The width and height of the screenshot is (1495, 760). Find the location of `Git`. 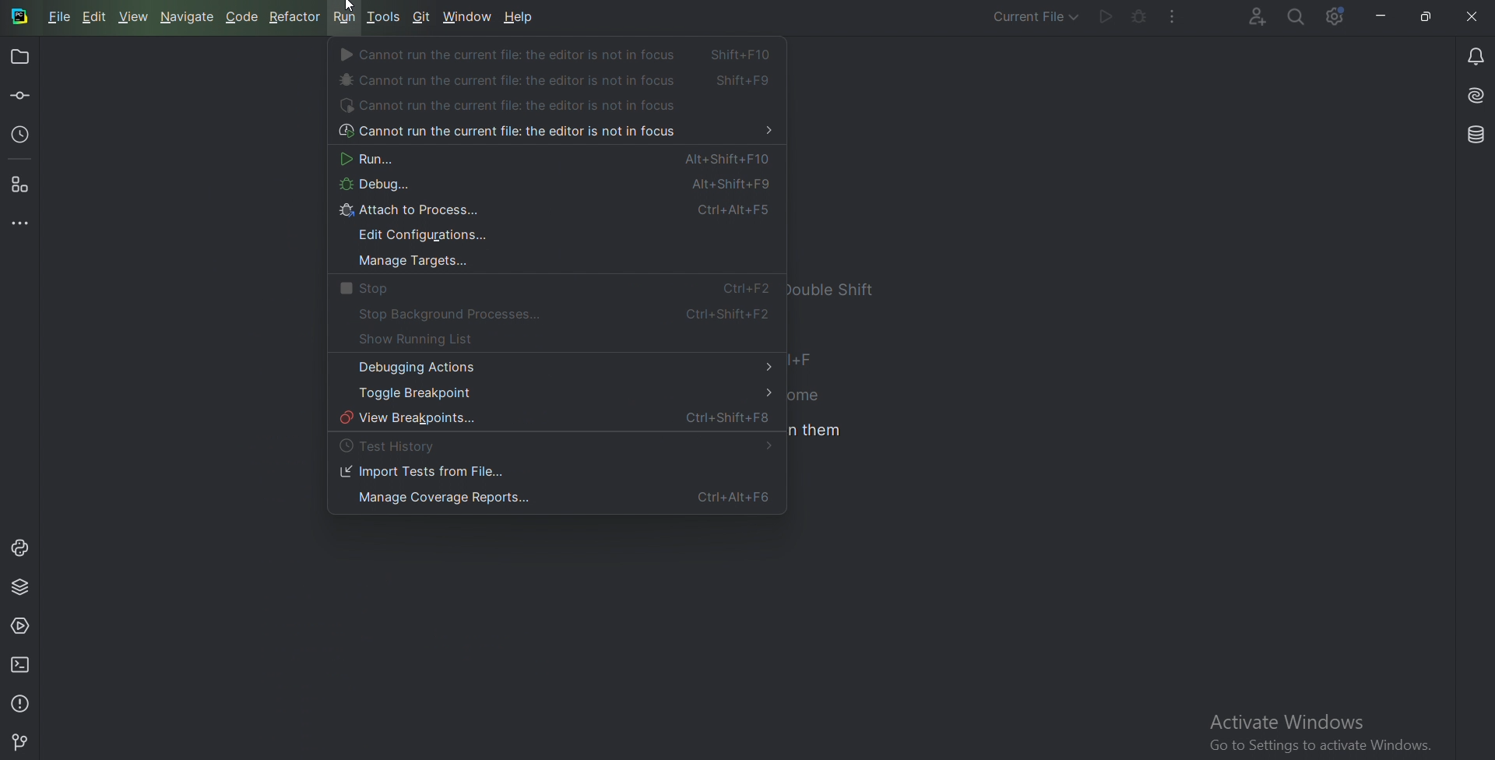

Git is located at coordinates (422, 17).